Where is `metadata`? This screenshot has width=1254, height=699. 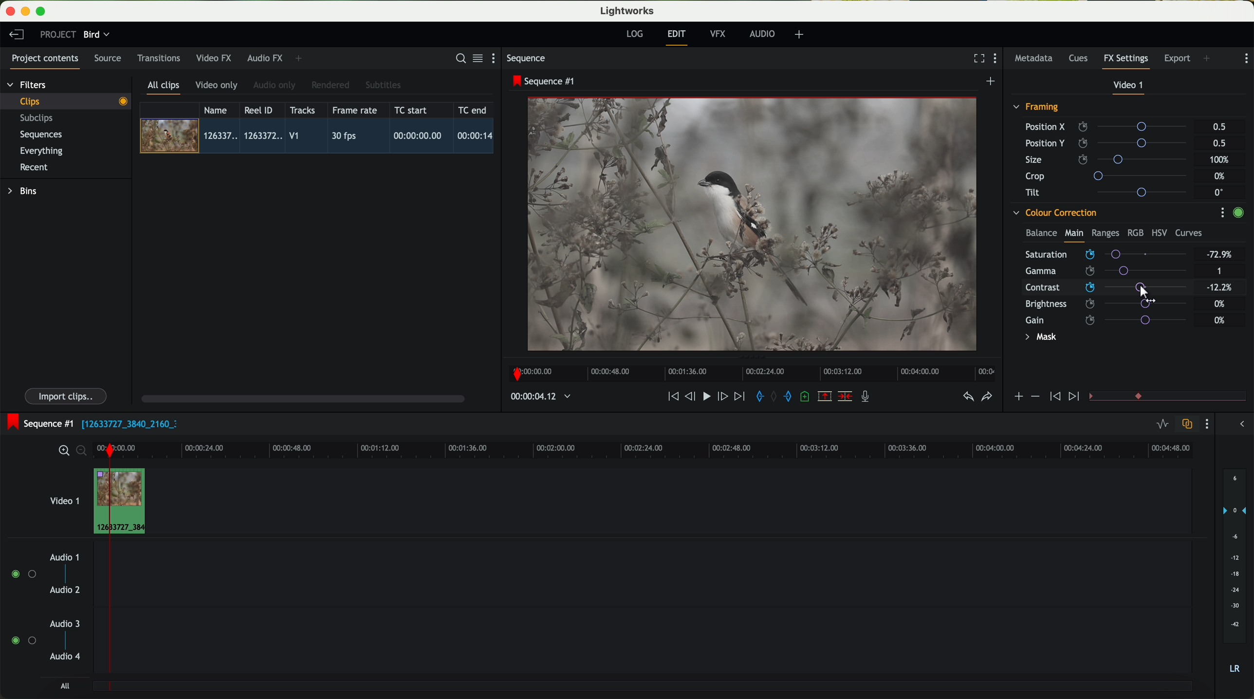
metadata is located at coordinates (1036, 59).